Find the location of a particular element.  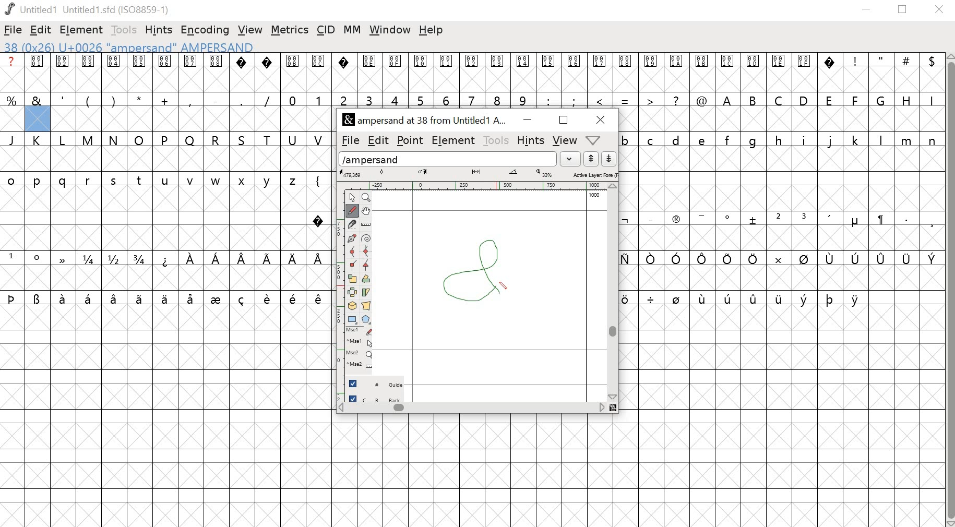

add a corner point is located at coordinates (353, 267).